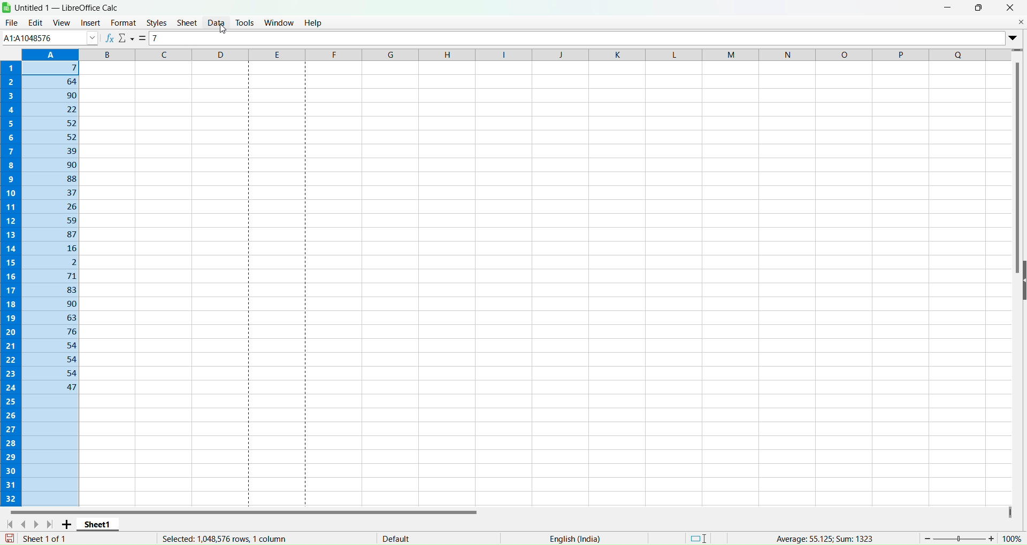 This screenshot has width=1027, height=545. Describe the element at coordinates (70, 7) in the screenshot. I see `Title` at that location.